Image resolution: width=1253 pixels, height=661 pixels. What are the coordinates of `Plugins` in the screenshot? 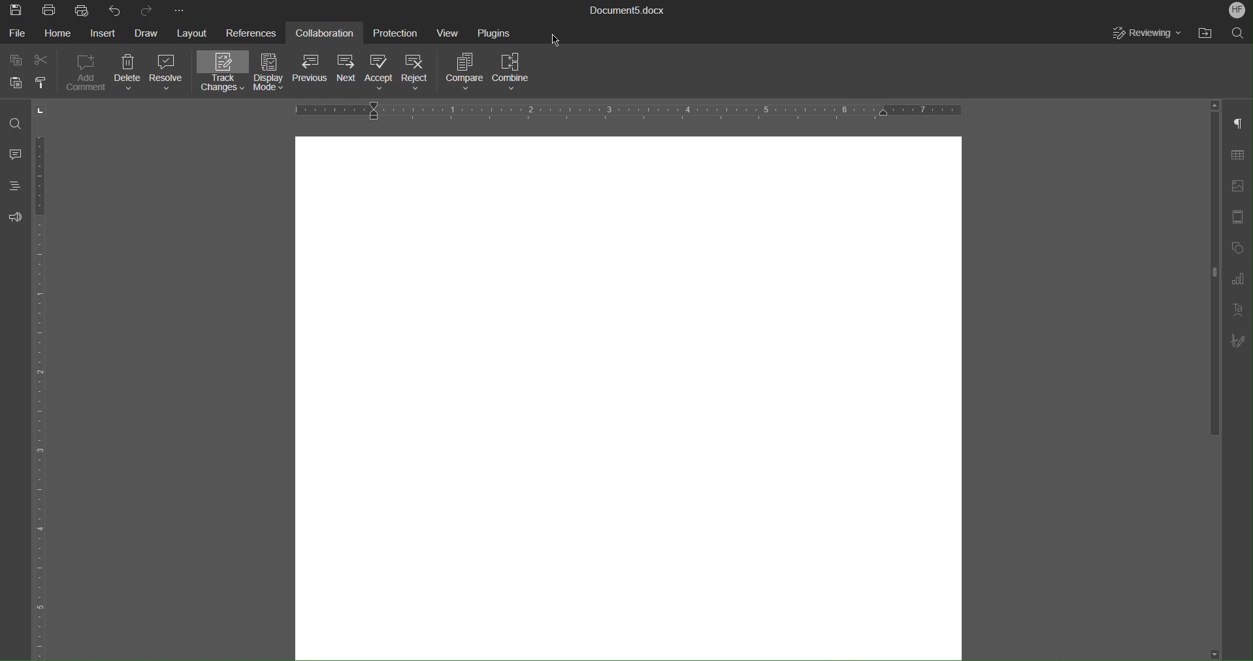 It's located at (499, 35).